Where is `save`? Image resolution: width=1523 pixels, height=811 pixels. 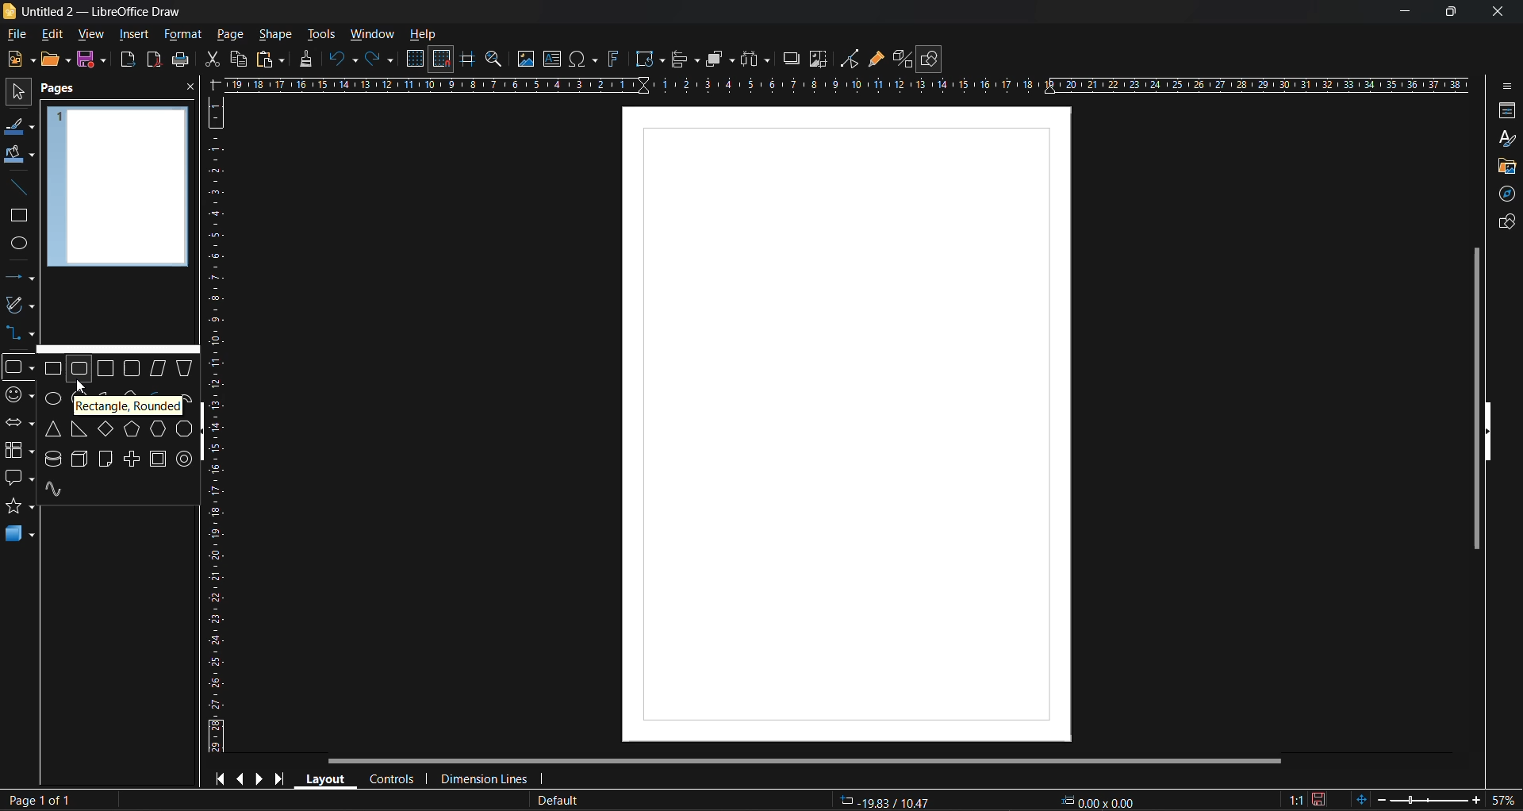 save is located at coordinates (90, 59).